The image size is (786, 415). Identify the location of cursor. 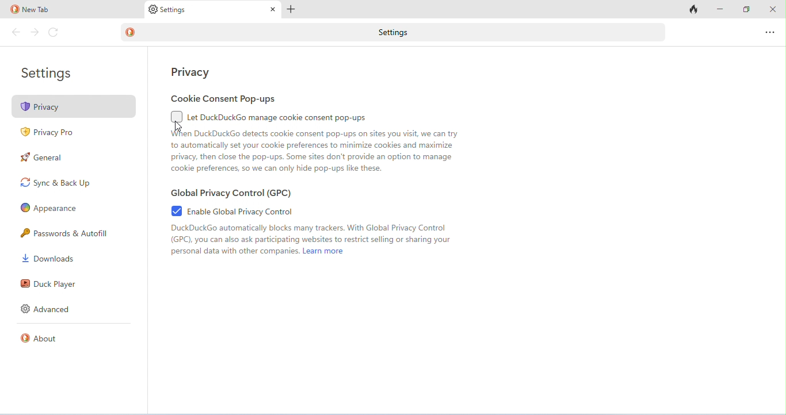
(180, 128).